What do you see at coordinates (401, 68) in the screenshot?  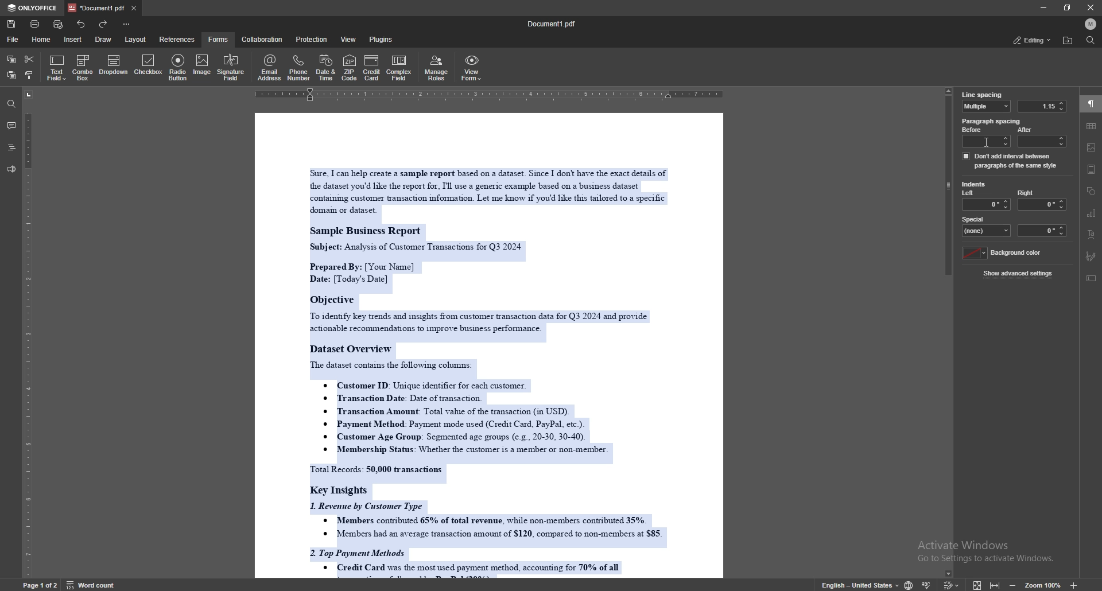 I see `complex field` at bounding box center [401, 68].